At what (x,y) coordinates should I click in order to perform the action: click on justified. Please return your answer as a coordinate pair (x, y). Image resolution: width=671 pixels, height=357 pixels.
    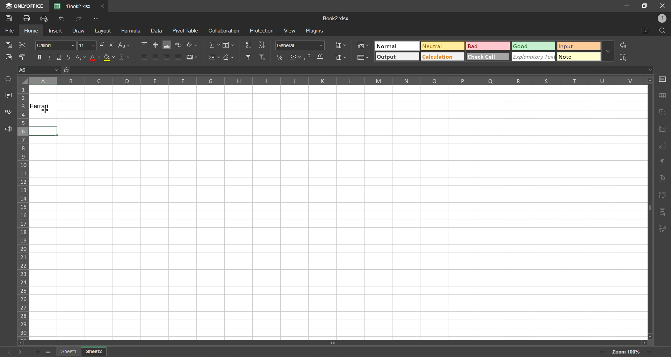
    Looking at the image, I should click on (177, 58).